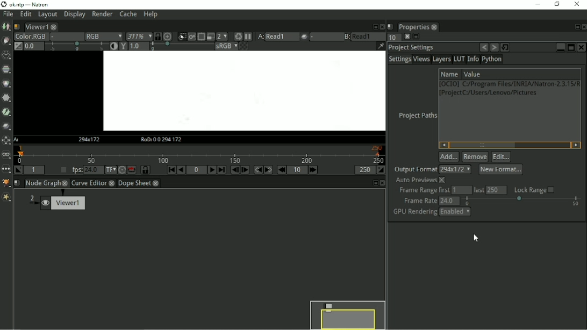 The height and width of the screenshot is (330, 587). Describe the element at coordinates (248, 37) in the screenshot. I see `Pause updates` at that location.